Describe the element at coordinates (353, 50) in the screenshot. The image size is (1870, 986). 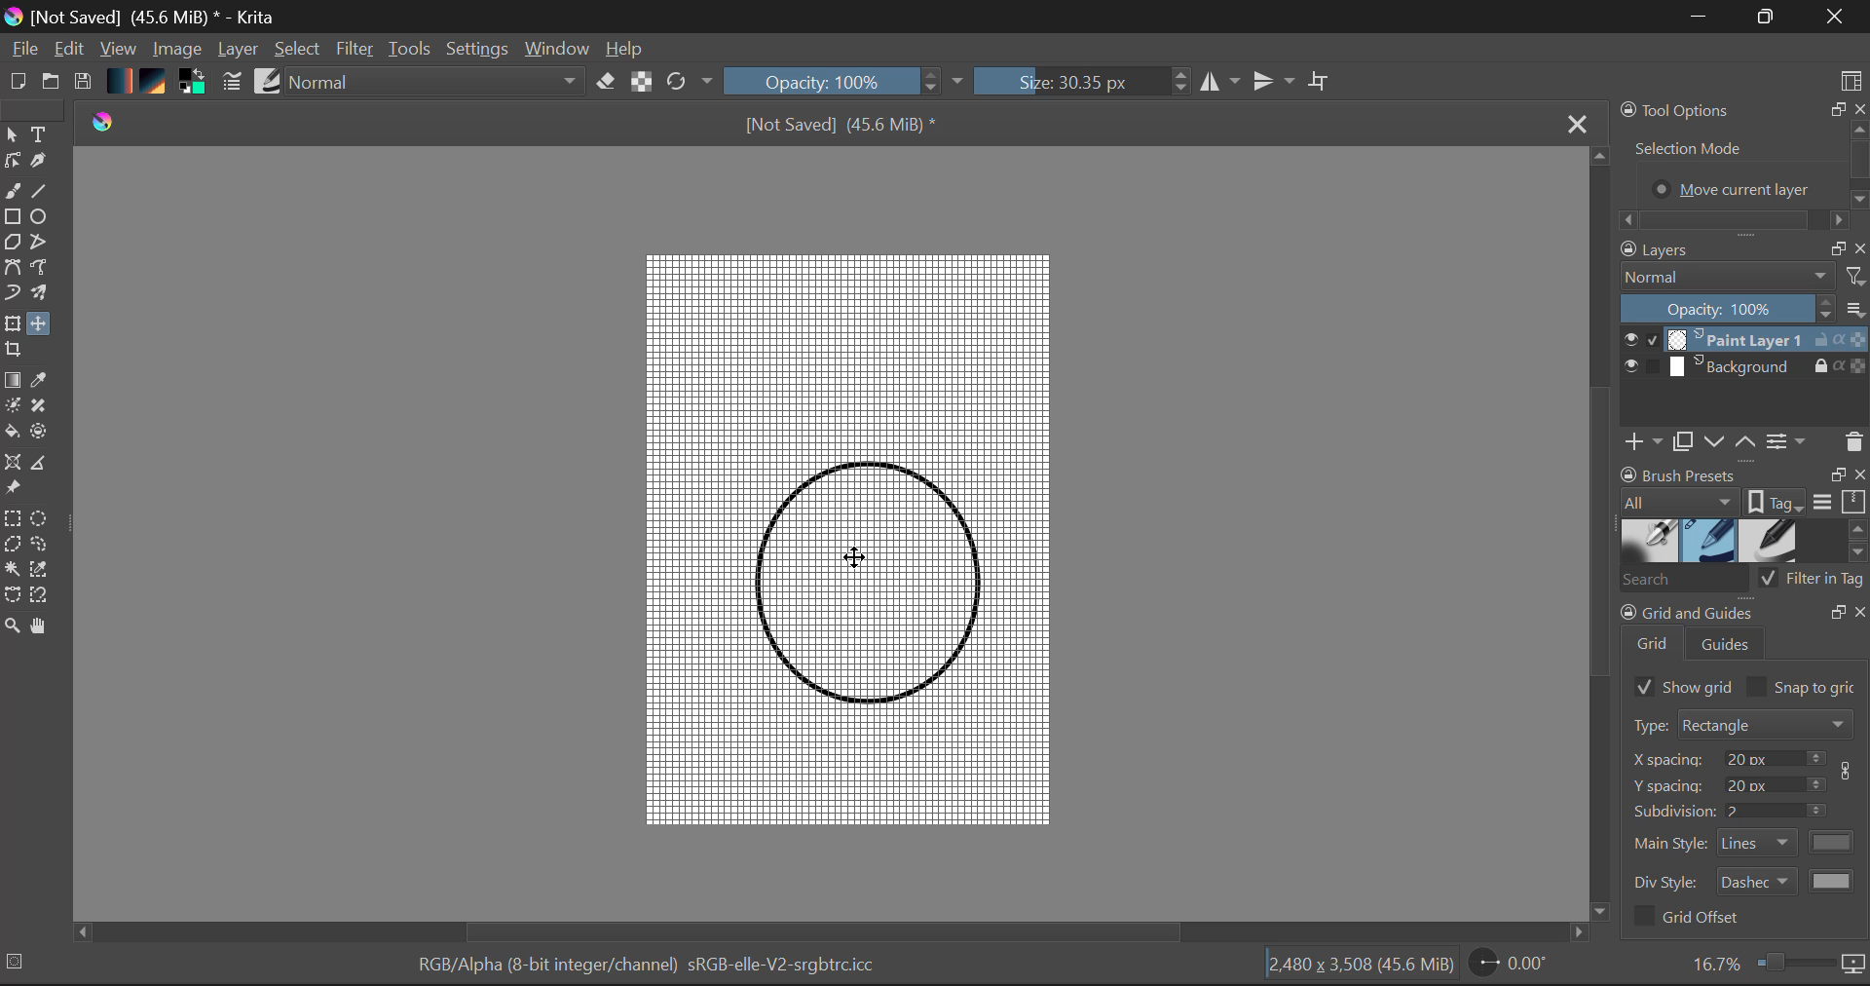
I see `Filter` at that location.